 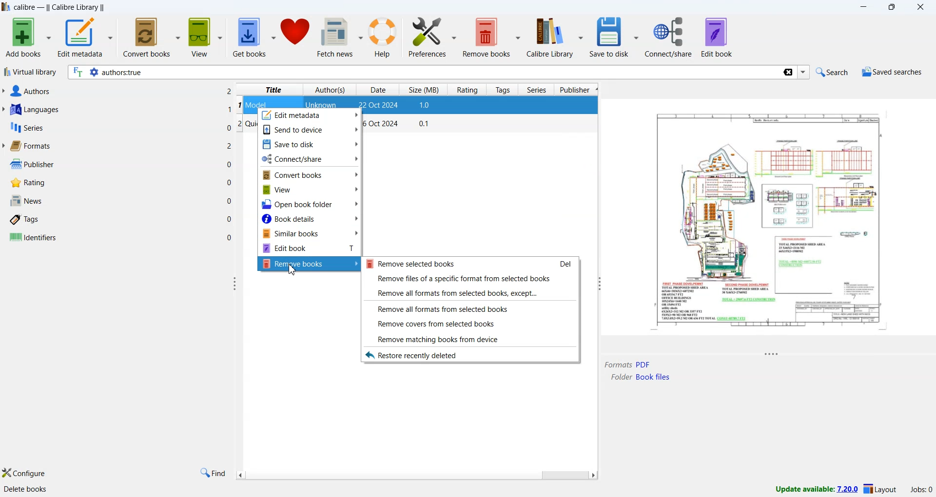 I want to click on languages, so click(x=33, y=111).